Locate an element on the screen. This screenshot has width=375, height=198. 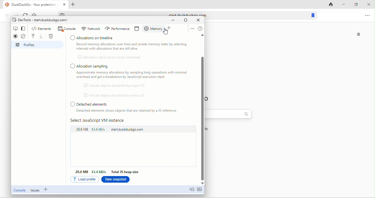
clear is located at coordinates (24, 36).